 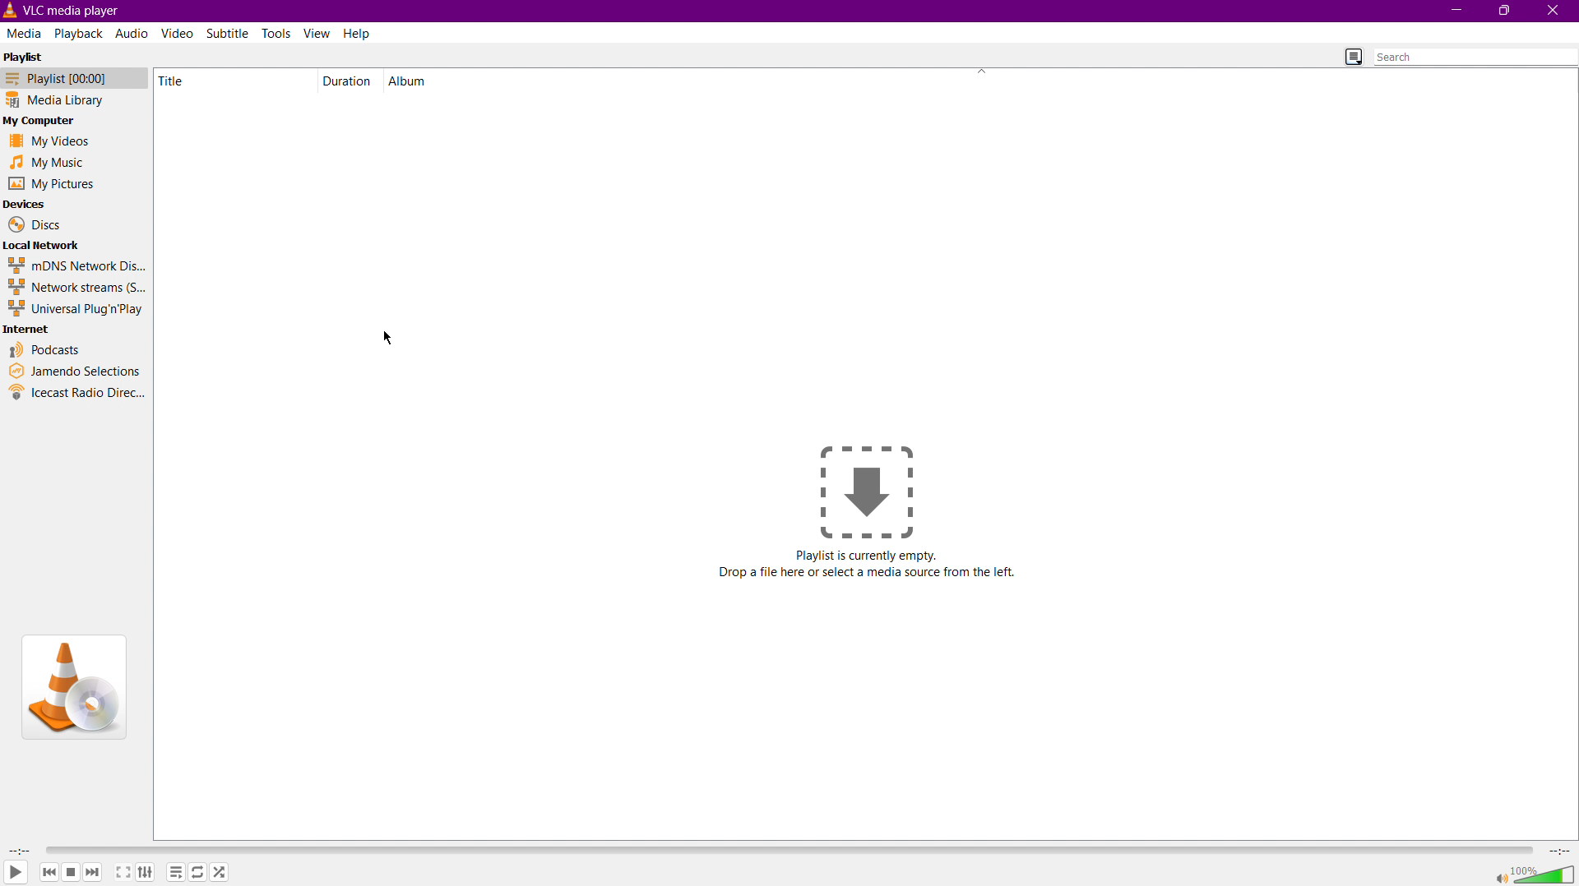 What do you see at coordinates (1535, 872) in the screenshot?
I see `Volume 100%` at bounding box center [1535, 872].